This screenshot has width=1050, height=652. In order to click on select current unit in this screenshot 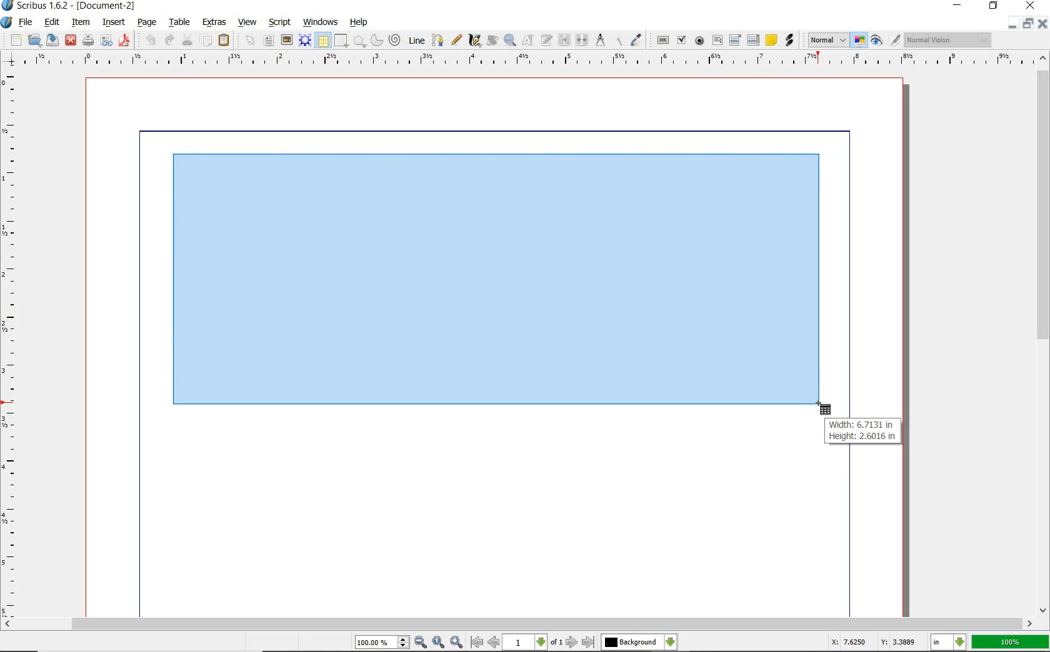, I will do `click(950, 643)`.